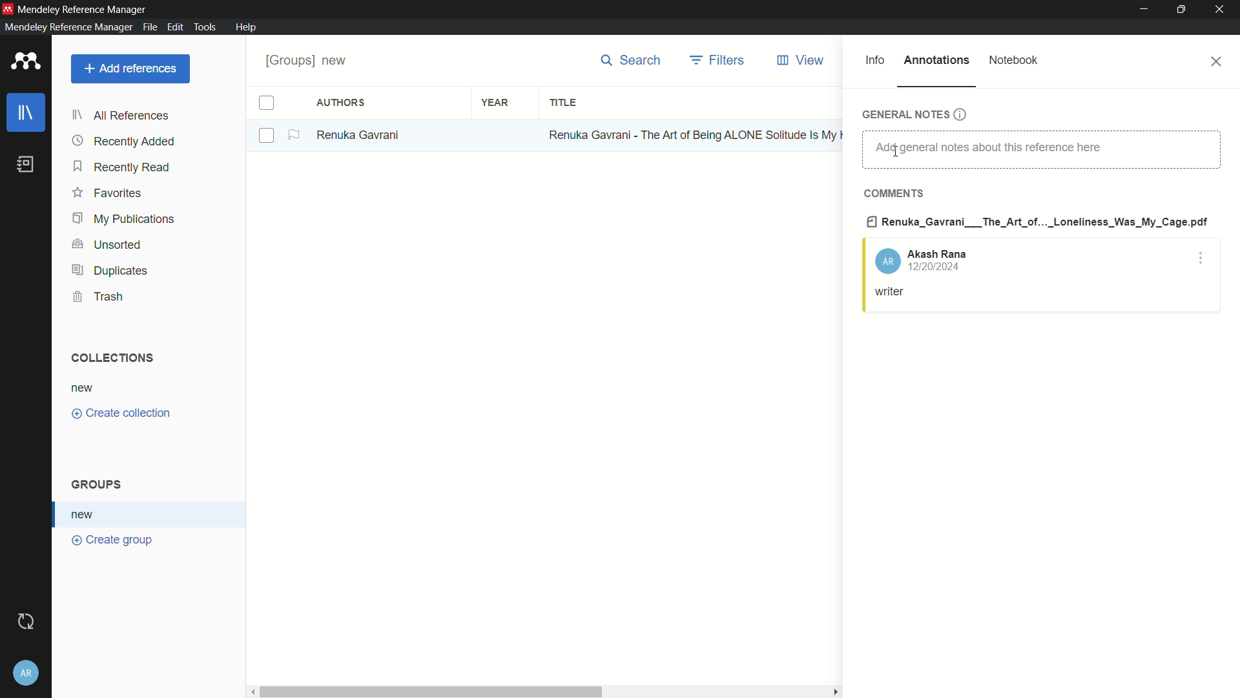 This screenshot has height=698, width=1240. Describe the element at coordinates (247, 27) in the screenshot. I see `help` at that location.